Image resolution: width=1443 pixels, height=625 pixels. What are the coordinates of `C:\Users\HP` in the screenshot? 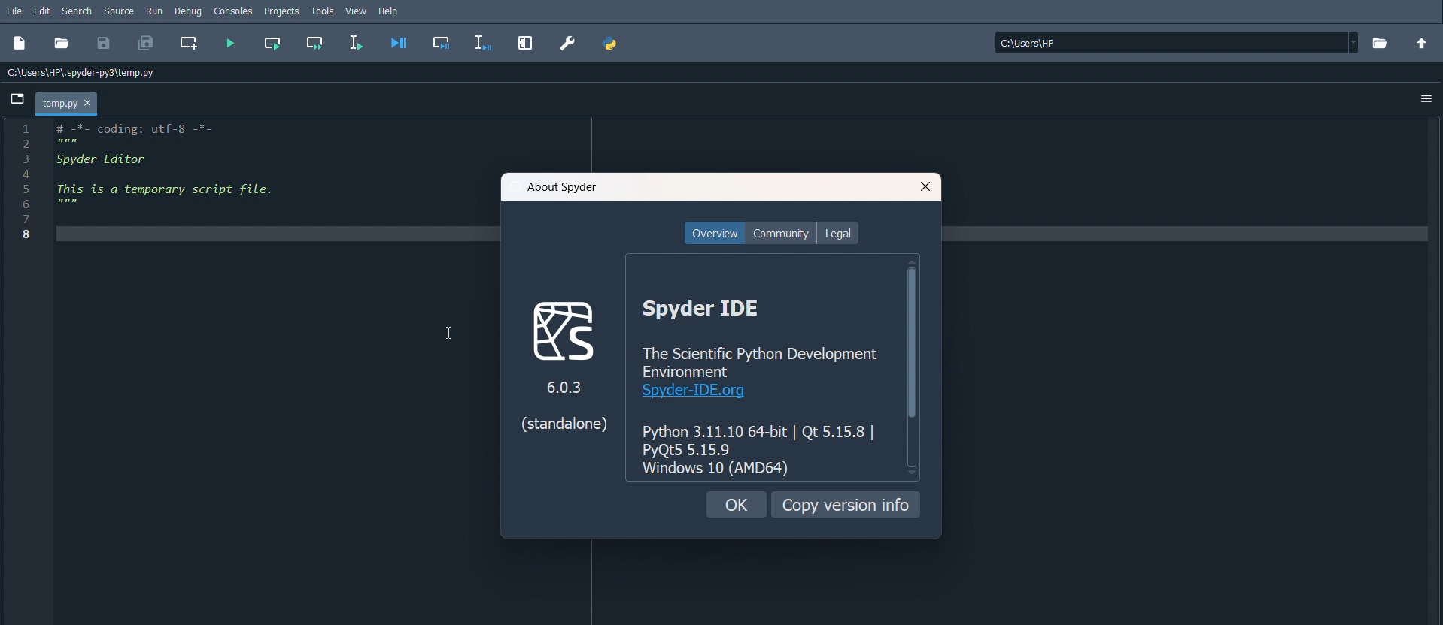 It's located at (1177, 43).